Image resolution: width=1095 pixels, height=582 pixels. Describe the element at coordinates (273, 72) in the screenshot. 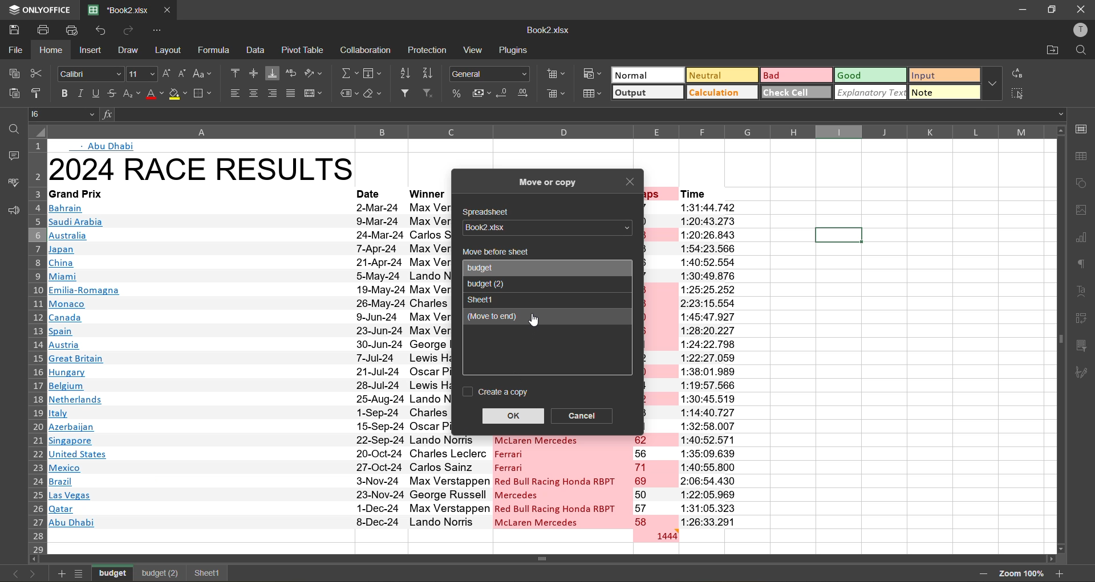

I see `align bottom` at that location.